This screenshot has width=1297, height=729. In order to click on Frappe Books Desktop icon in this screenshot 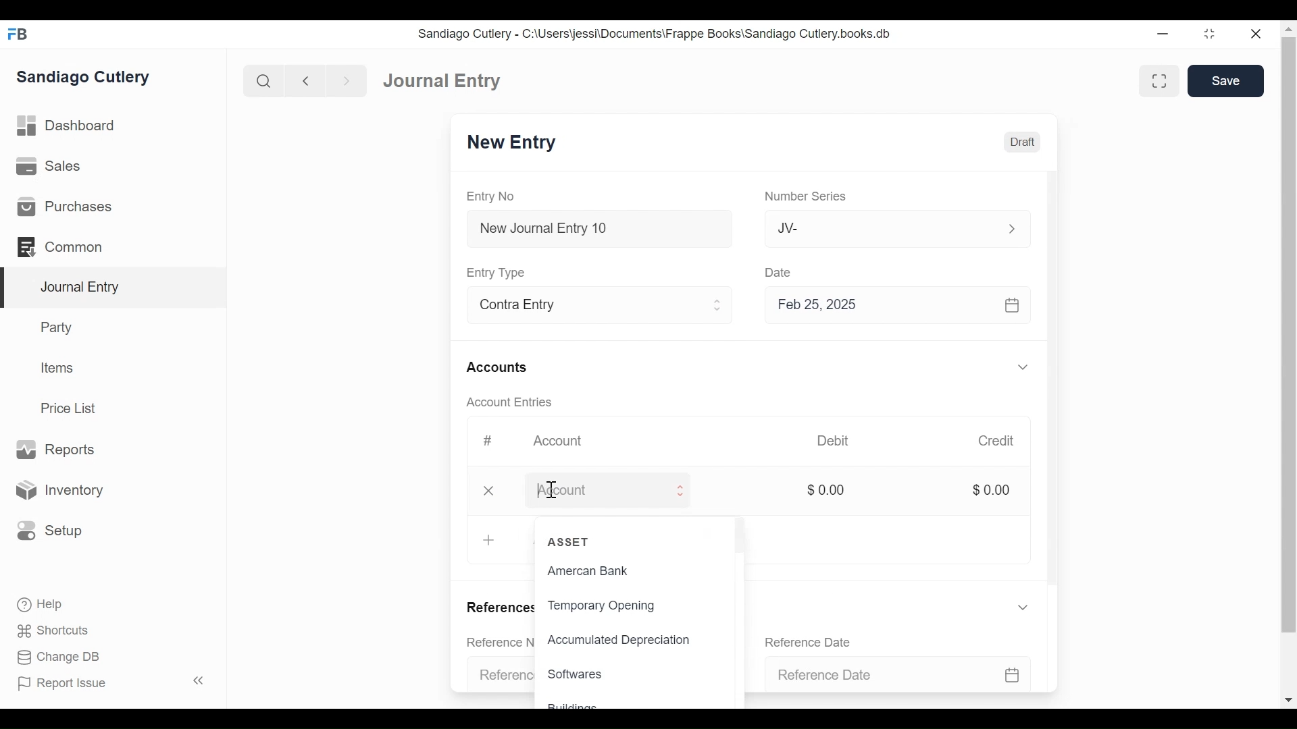, I will do `click(17, 34)`.